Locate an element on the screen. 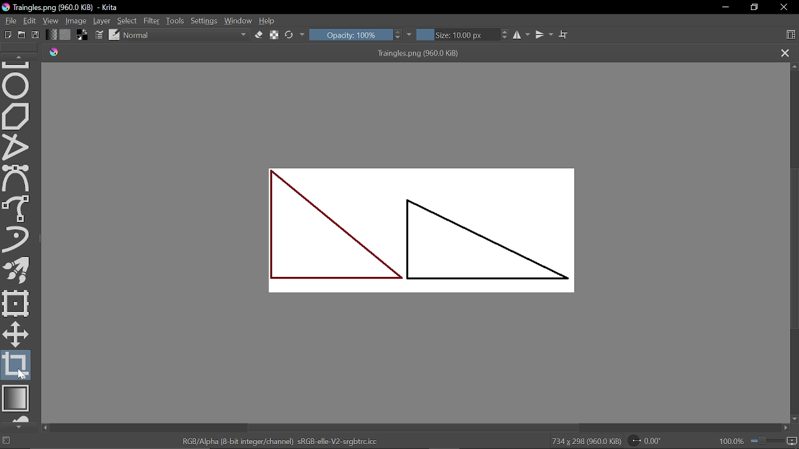 The width and height of the screenshot is (799, 449). Dynamic brush tool is located at coordinates (16, 239).